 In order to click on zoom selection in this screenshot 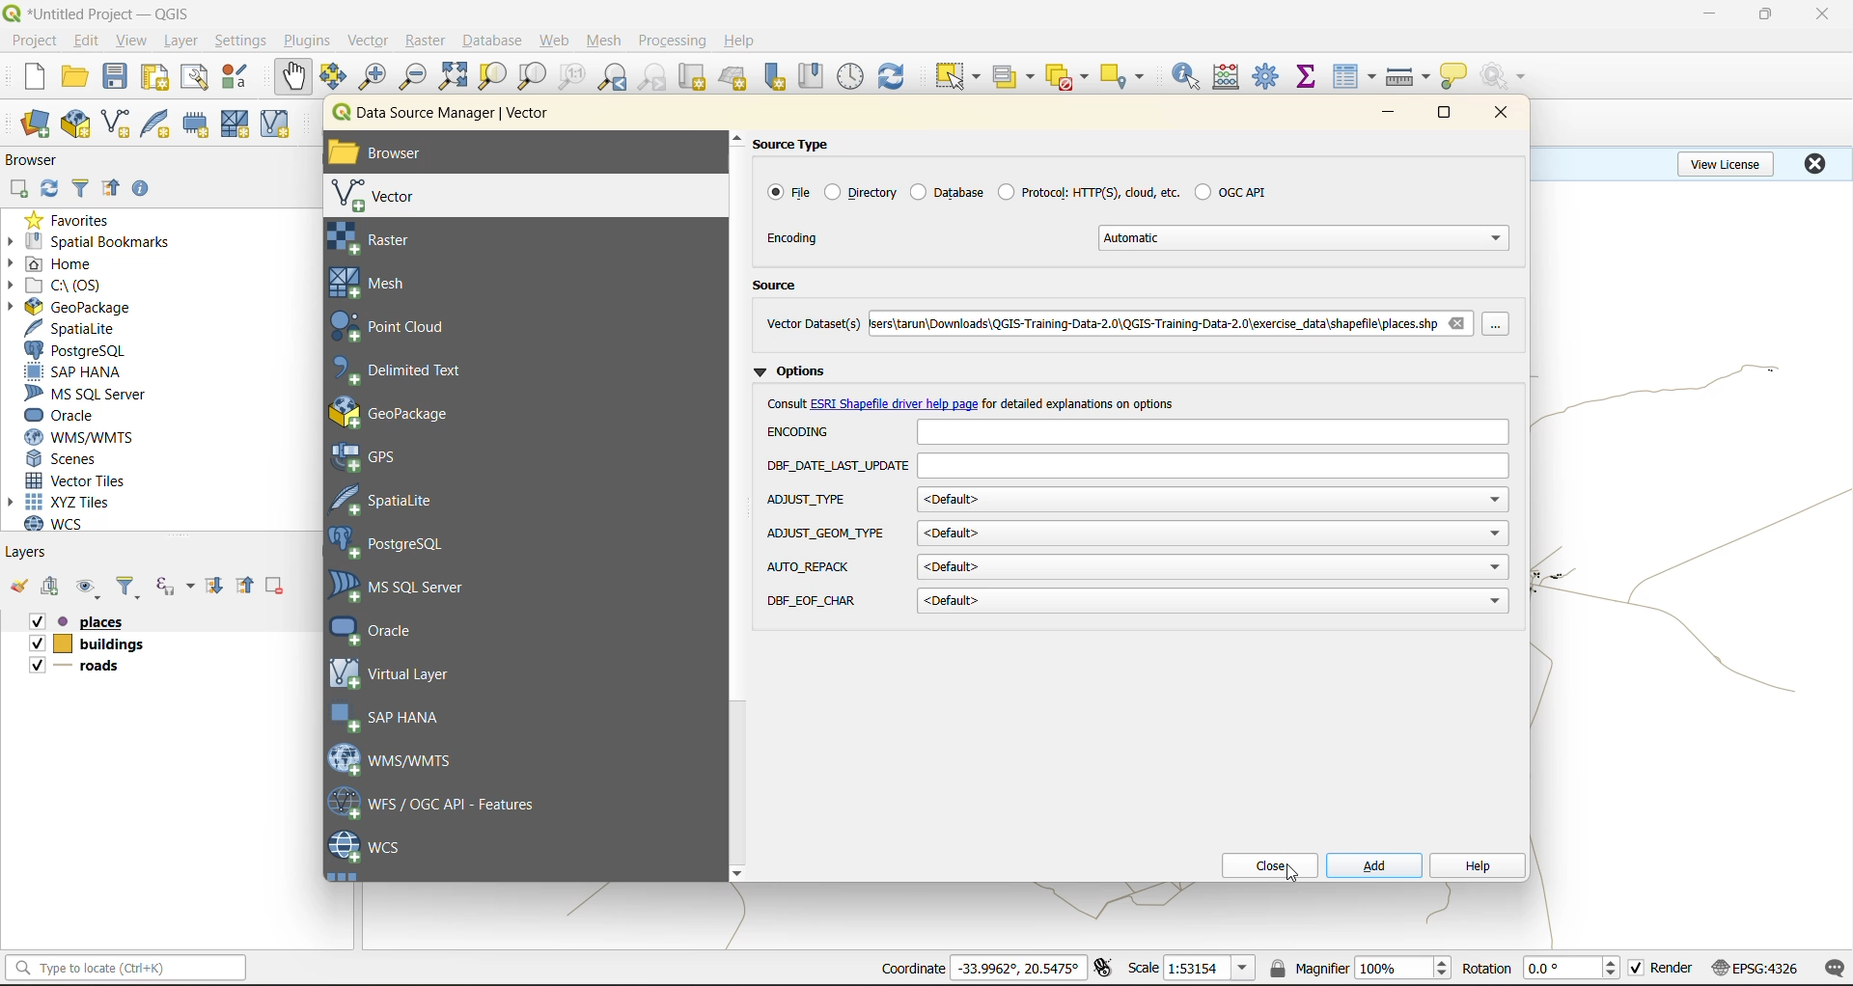, I will do `click(490, 78)`.